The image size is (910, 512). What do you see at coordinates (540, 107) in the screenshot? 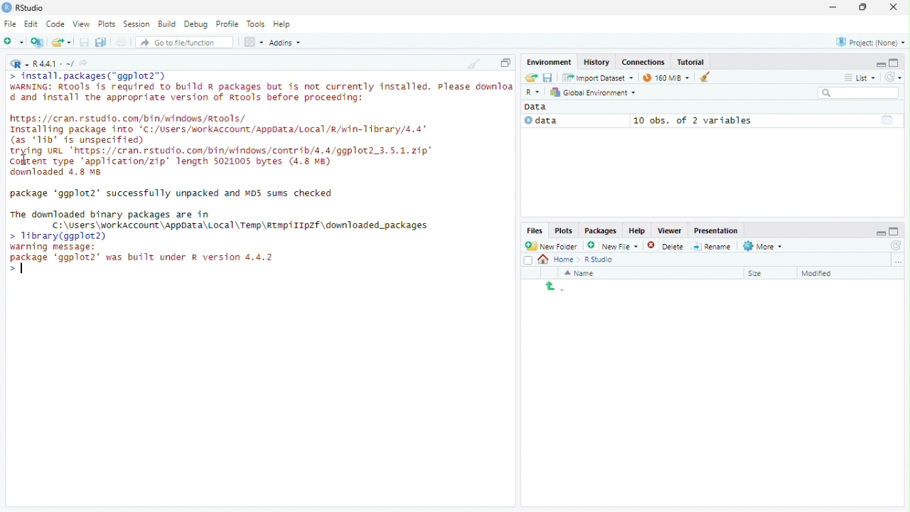
I see `Data` at bounding box center [540, 107].